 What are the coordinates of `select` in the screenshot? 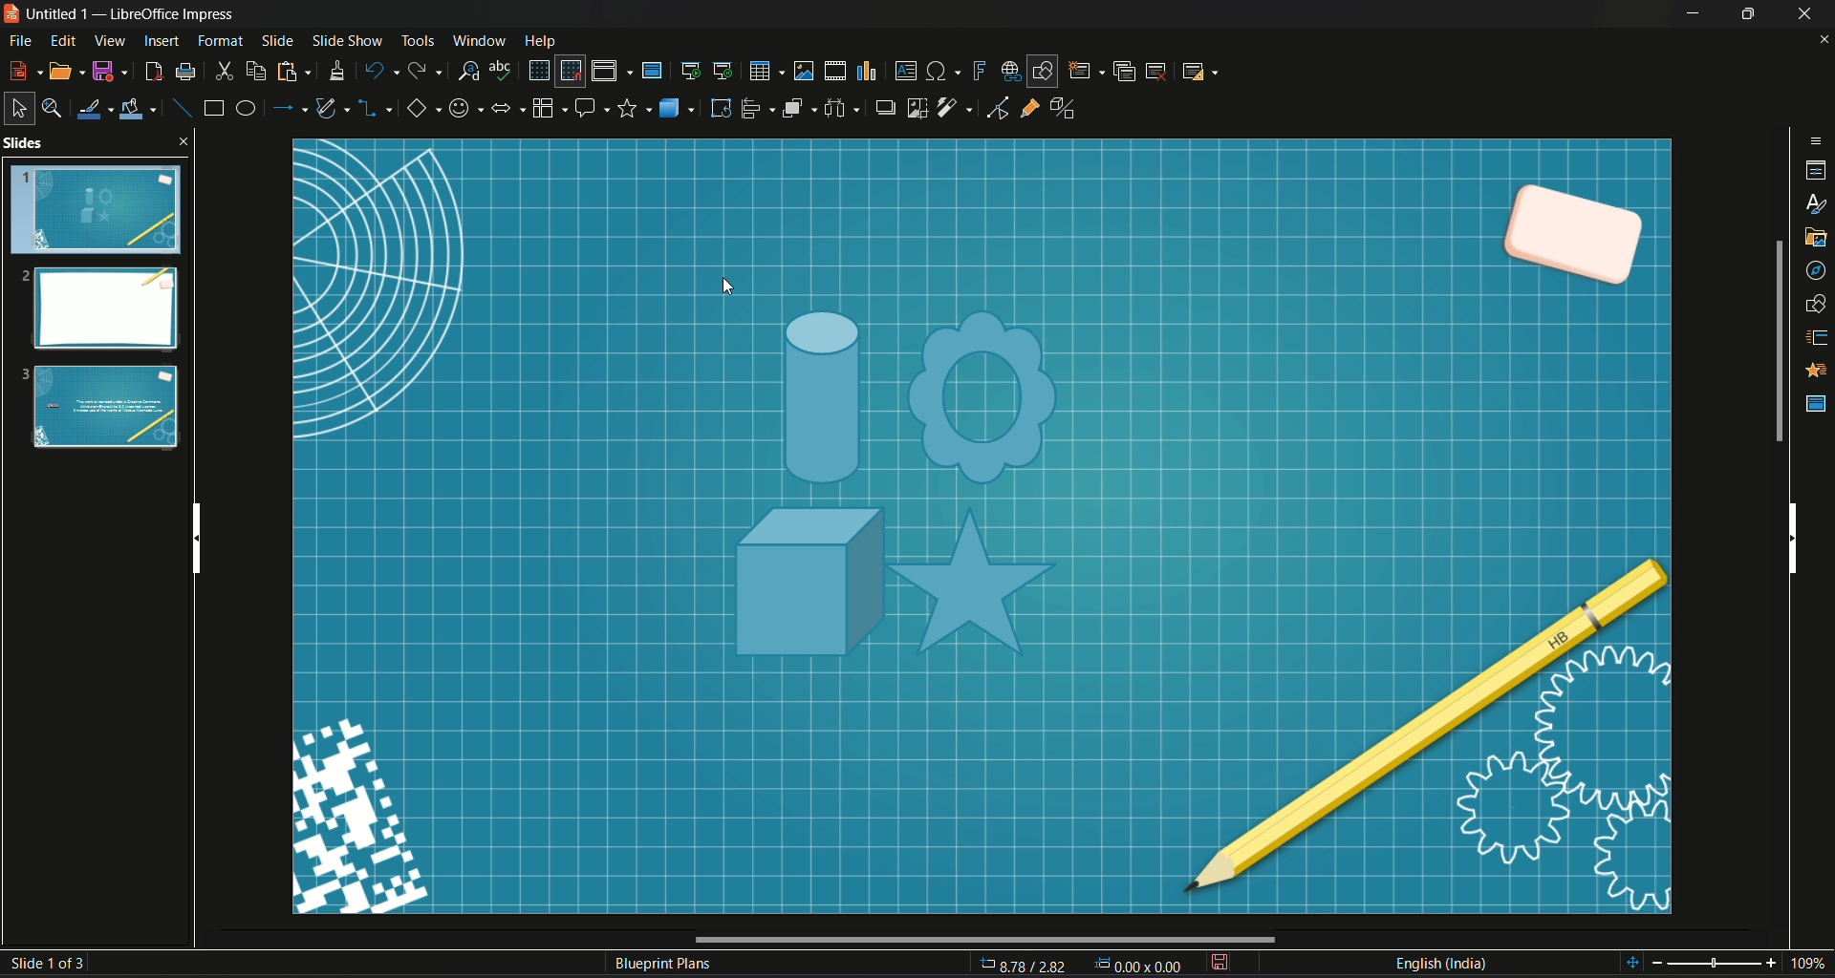 It's located at (16, 108).